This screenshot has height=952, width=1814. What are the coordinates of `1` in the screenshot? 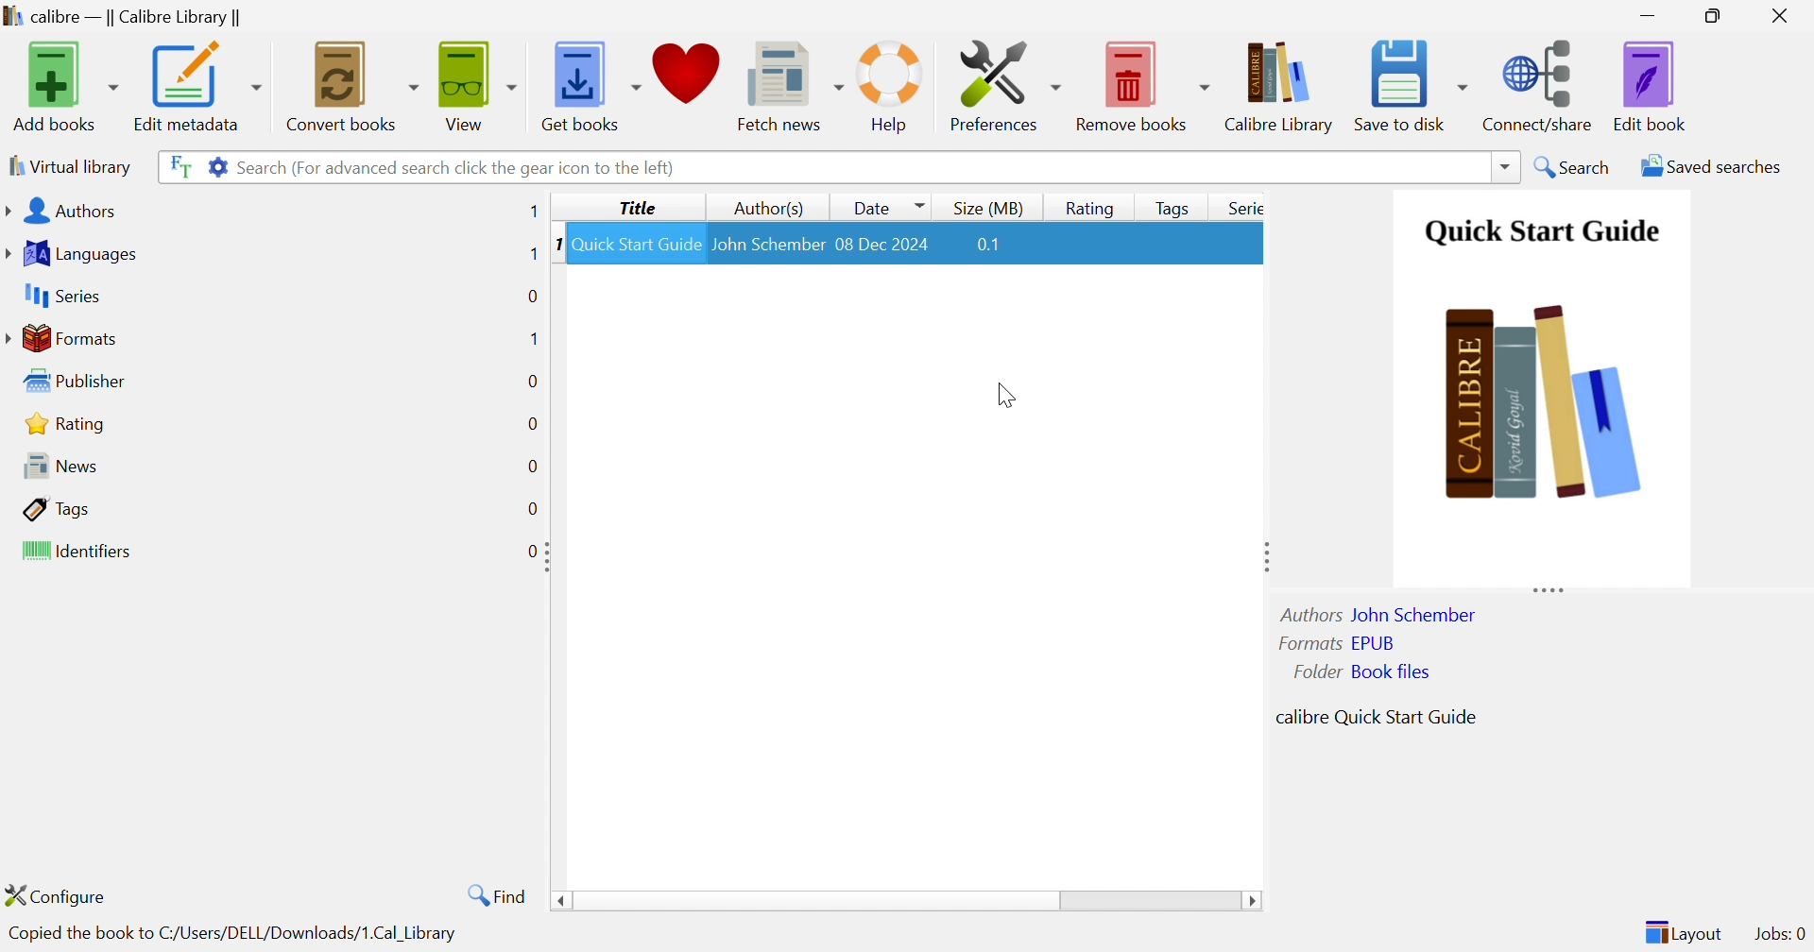 It's located at (533, 212).